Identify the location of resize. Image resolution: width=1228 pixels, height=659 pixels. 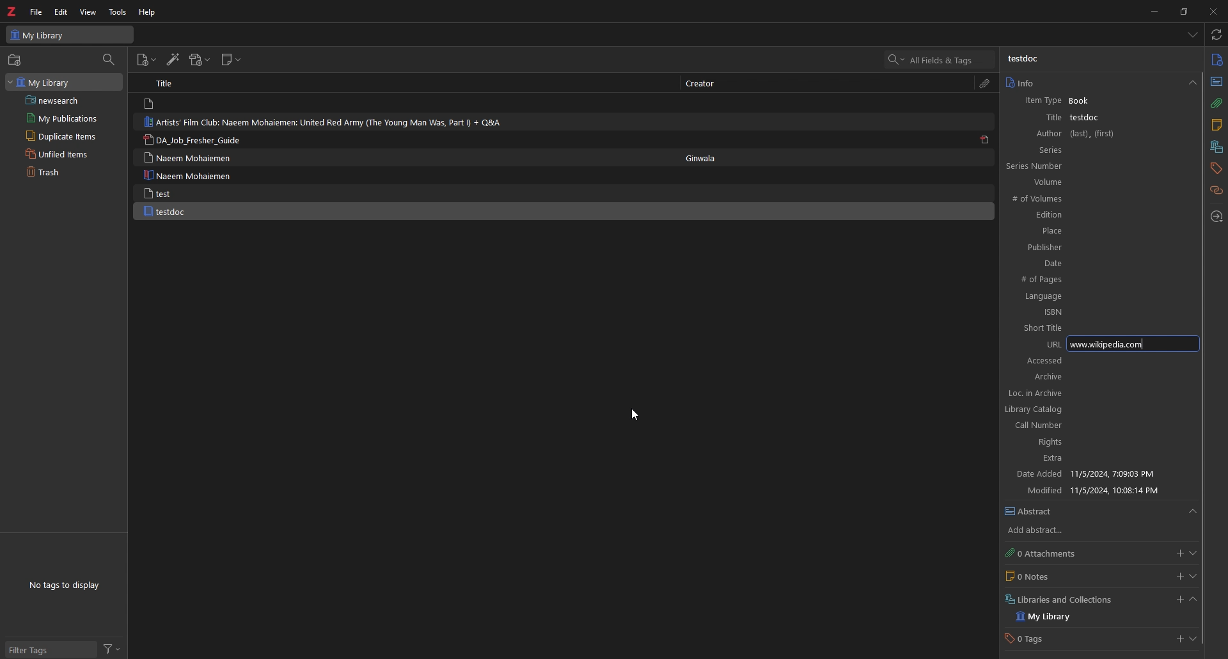
(1183, 12).